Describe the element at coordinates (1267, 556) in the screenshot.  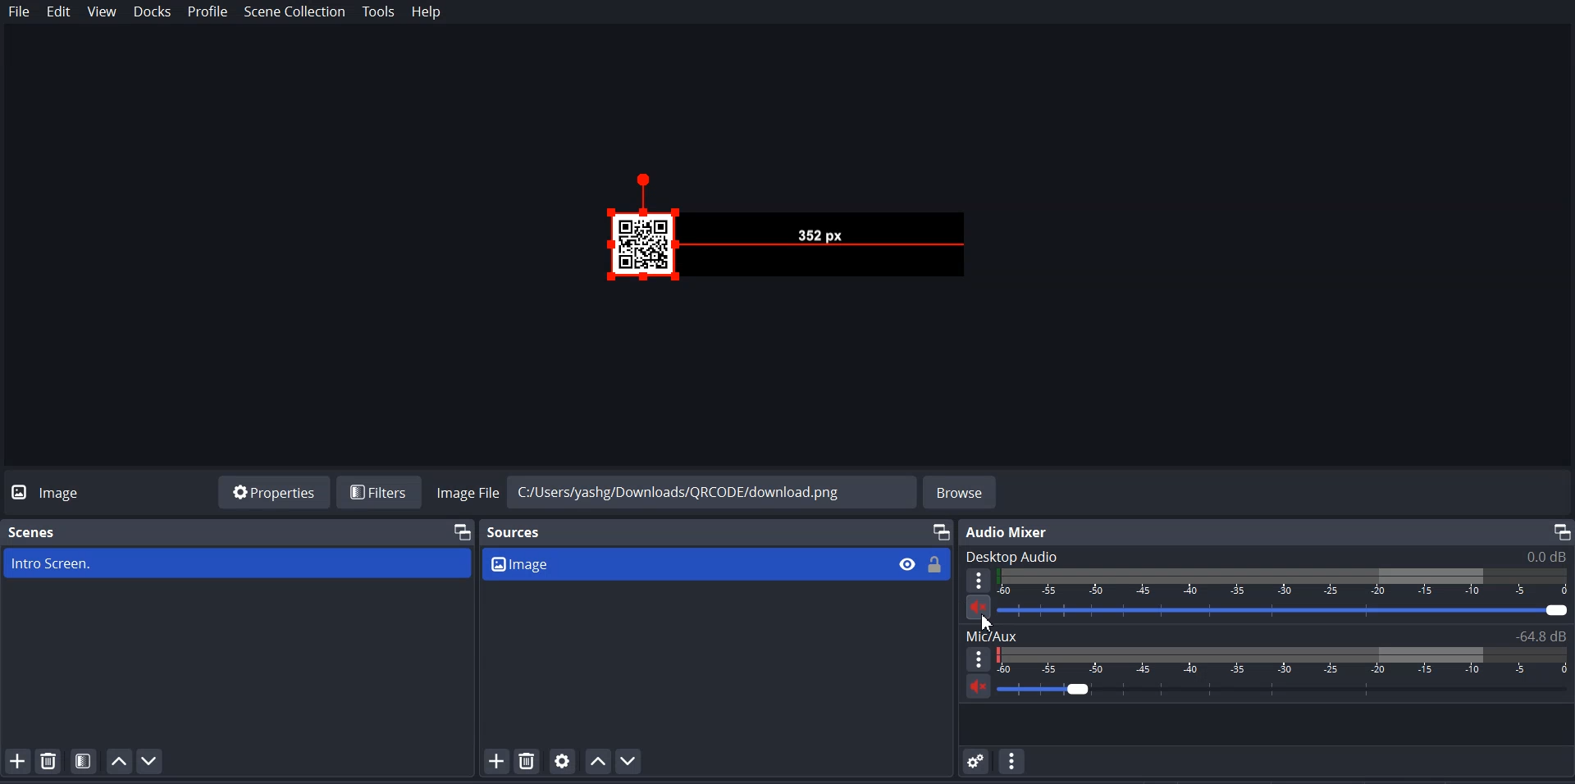
I see `Text` at that location.